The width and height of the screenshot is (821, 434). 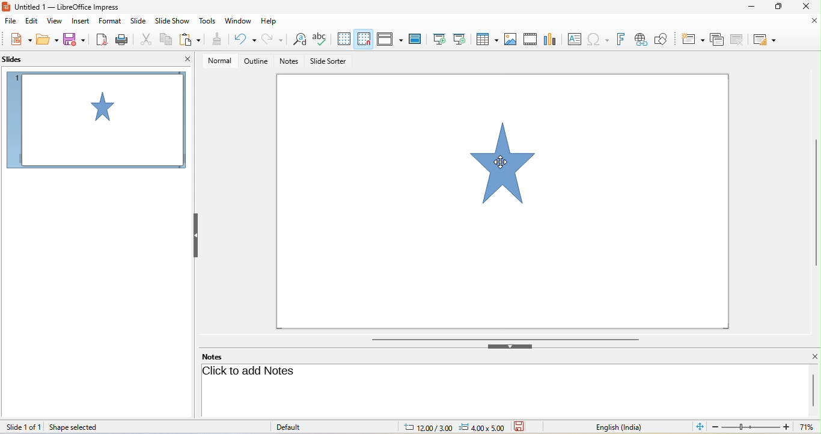 I want to click on insert, so click(x=79, y=22).